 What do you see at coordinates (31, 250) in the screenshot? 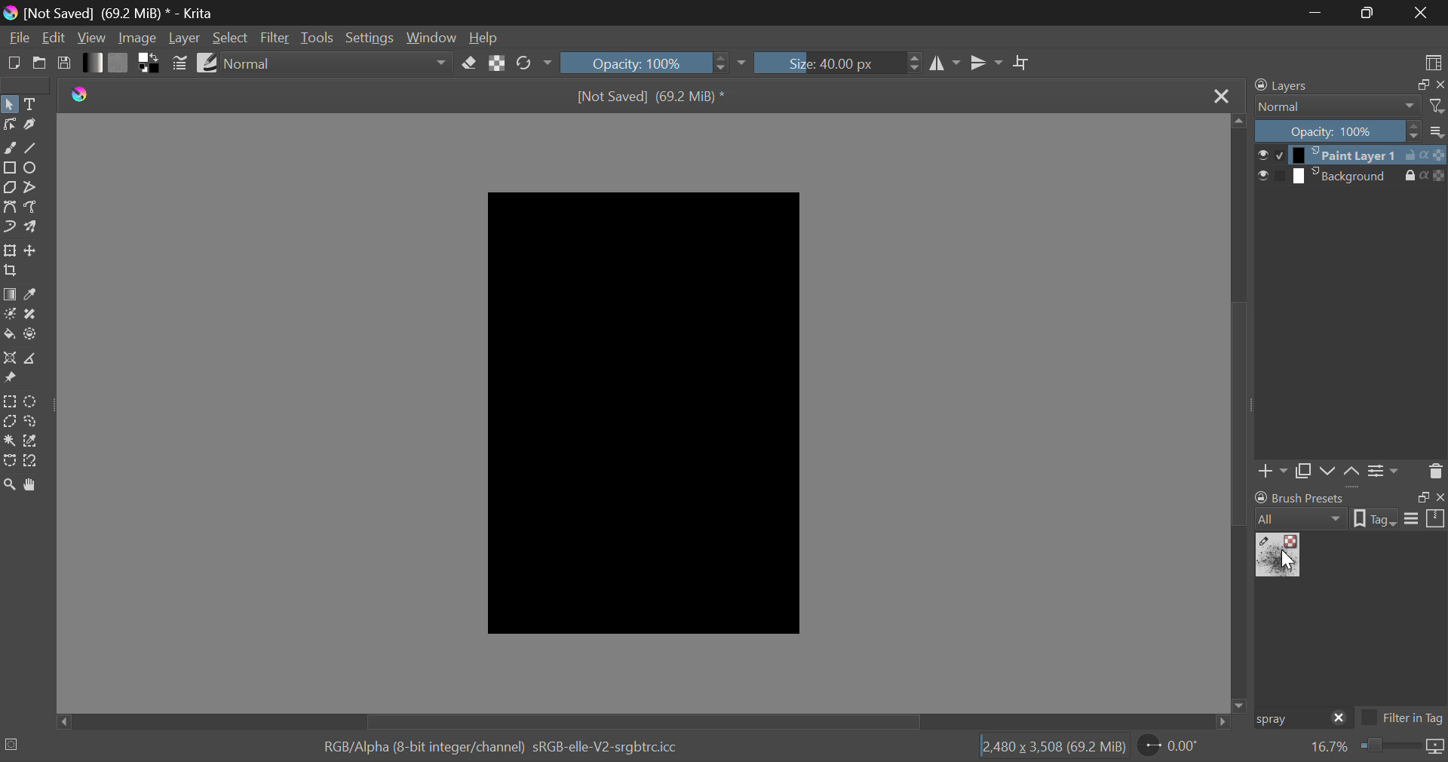
I see `Move Layer` at bounding box center [31, 250].